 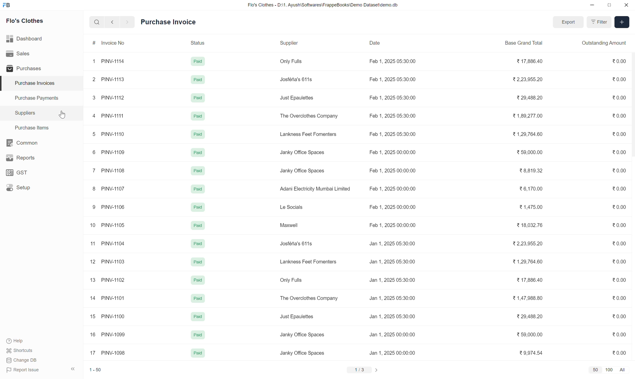 What do you see at coordinates (95, 116) in the screenshot?
I see `4` at bounding box center [95, 116].